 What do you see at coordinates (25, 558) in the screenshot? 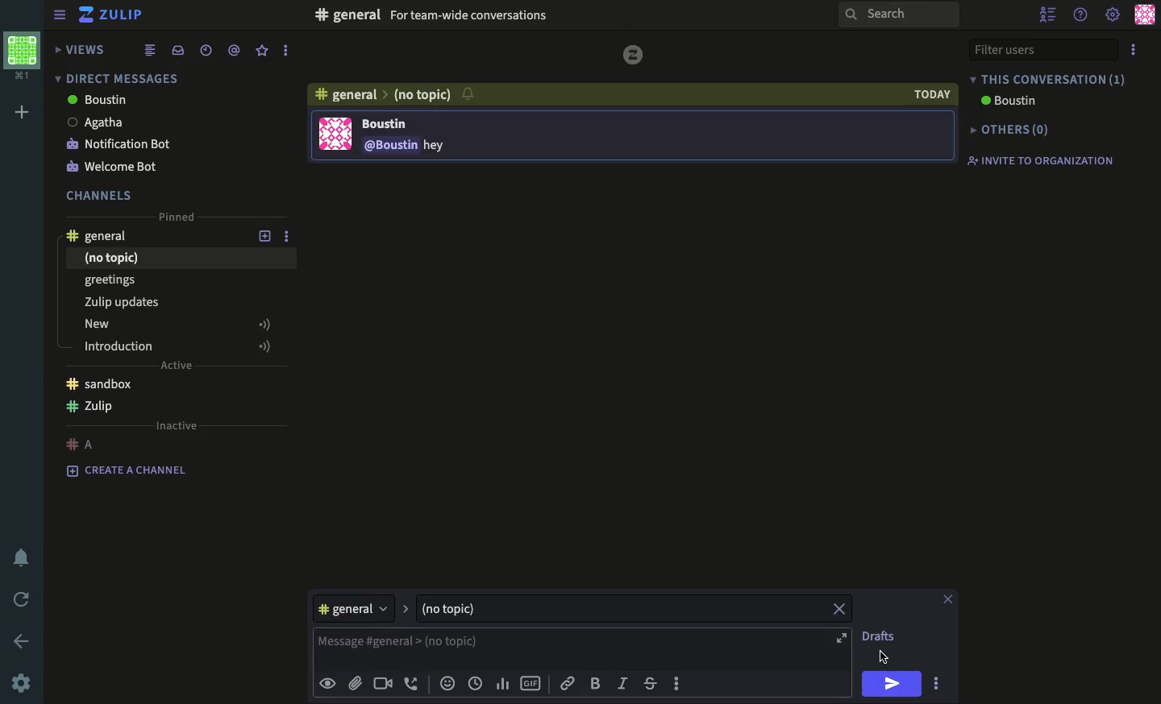
I see `notification` at bounding box center [25, 558].